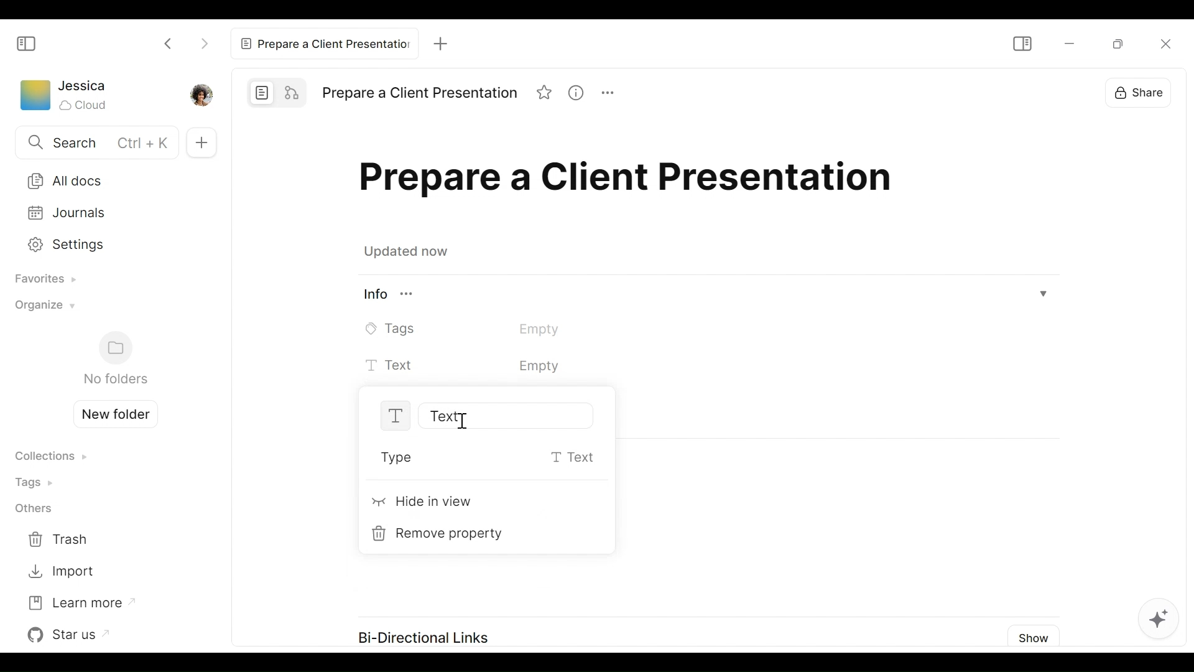 The image size is (1194, 672). Describe the element at coordinates (80, 602) in the screenshot. I see `Learn more` at that location.